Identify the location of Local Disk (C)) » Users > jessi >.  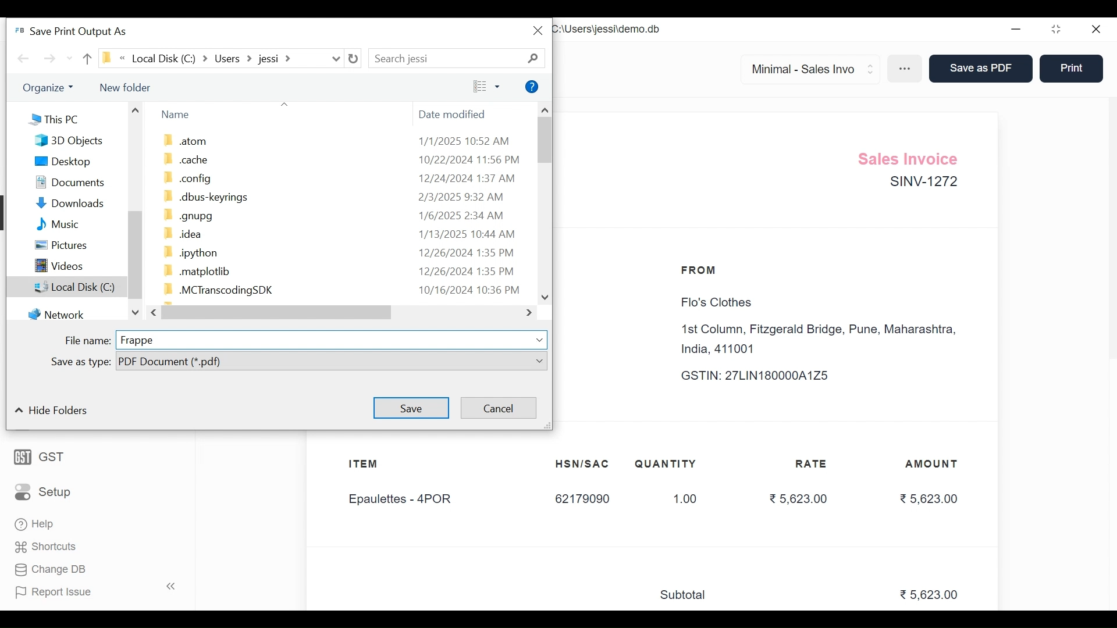
(211, 58).